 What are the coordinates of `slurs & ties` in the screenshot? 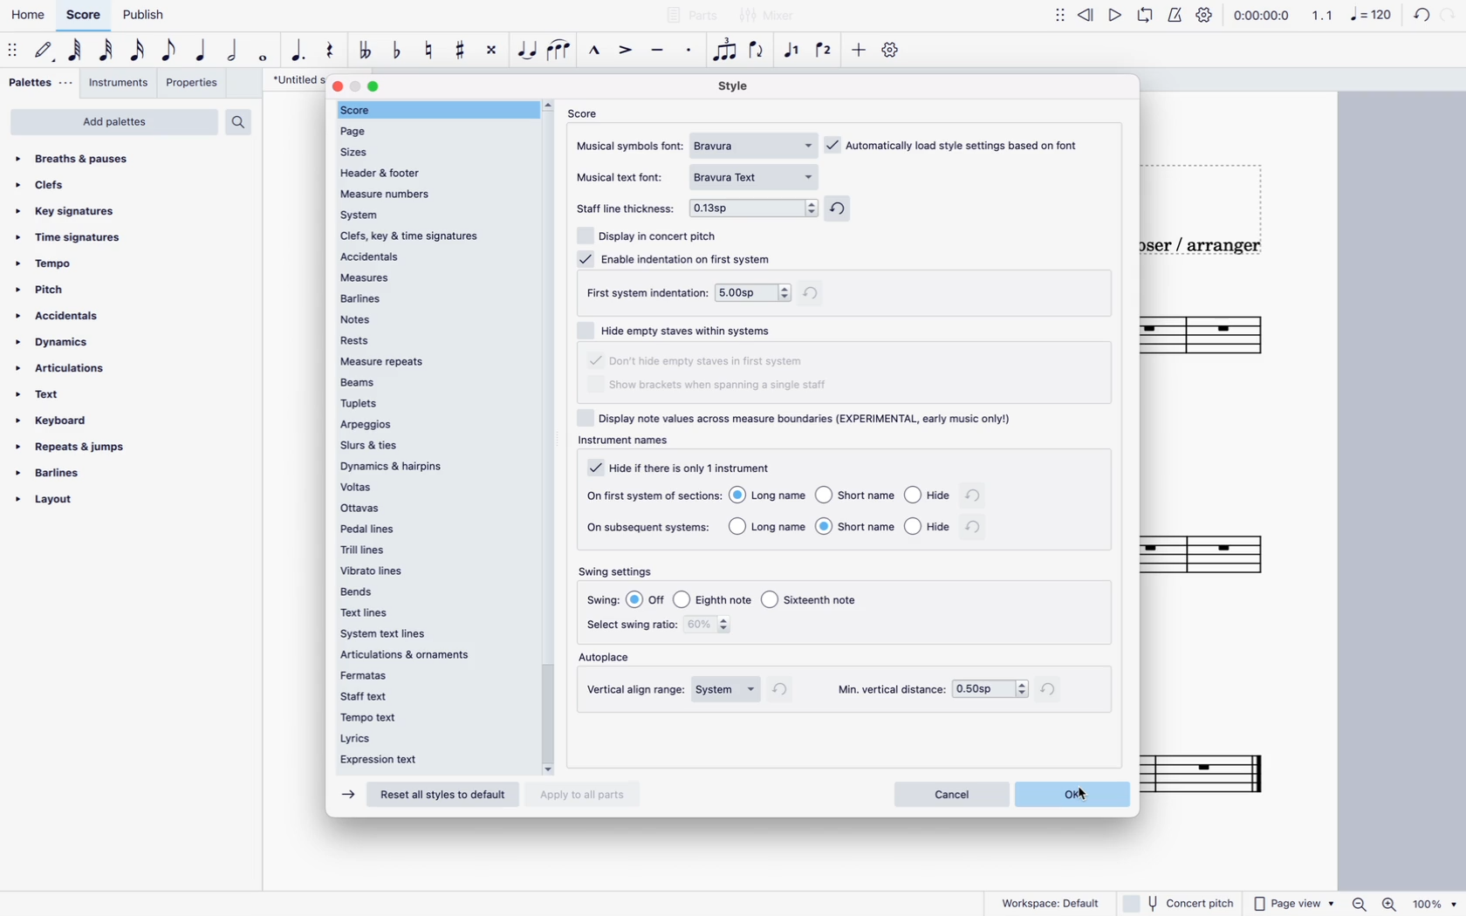 It's located at (434, 444).